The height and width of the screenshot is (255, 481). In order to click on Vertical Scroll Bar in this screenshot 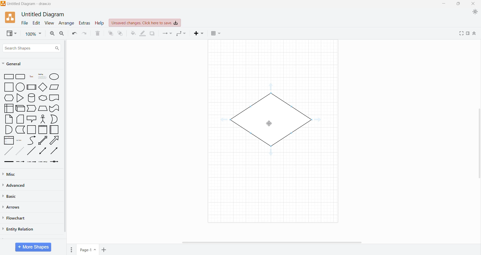, I will do `click(478, 142)`.